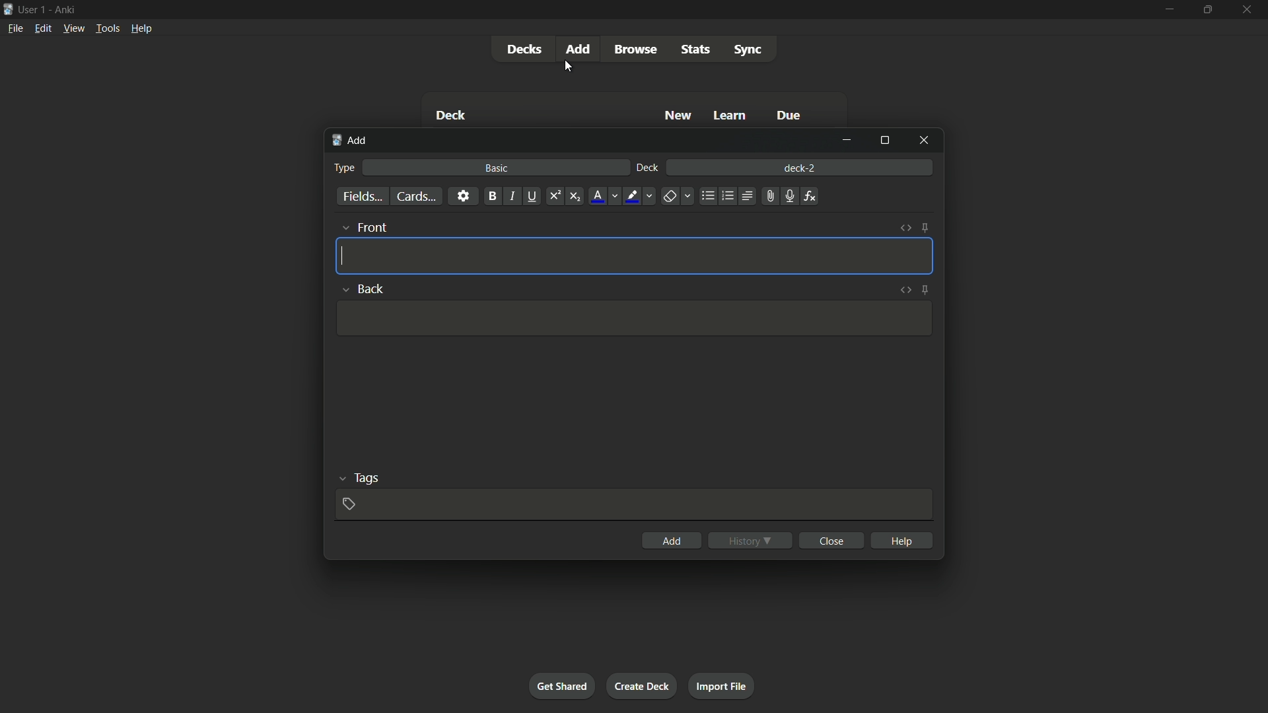  Describe the element at coordinates (563, 686) in the screenshot. I see `get shared` at that location.